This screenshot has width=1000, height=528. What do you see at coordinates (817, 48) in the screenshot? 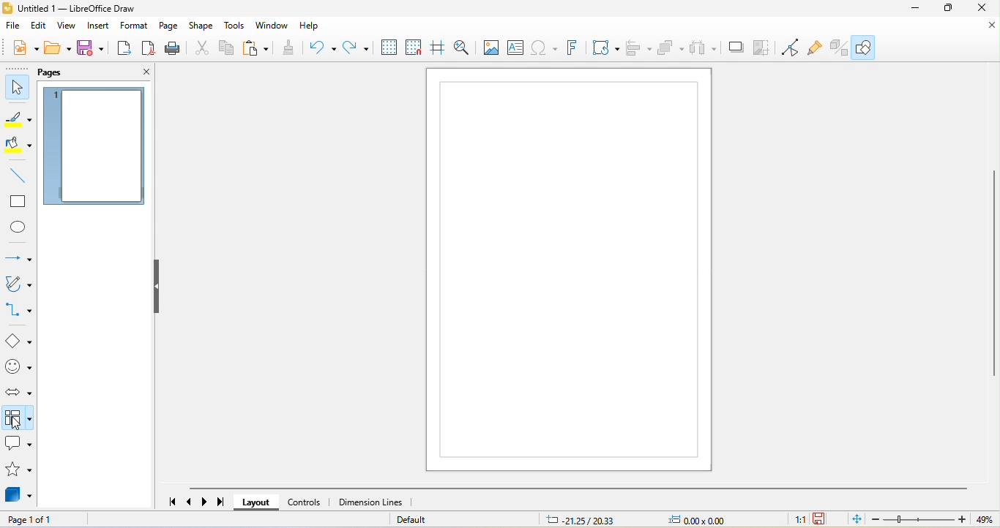
I see `show gluepoint function` at bounding box center [817, 48].